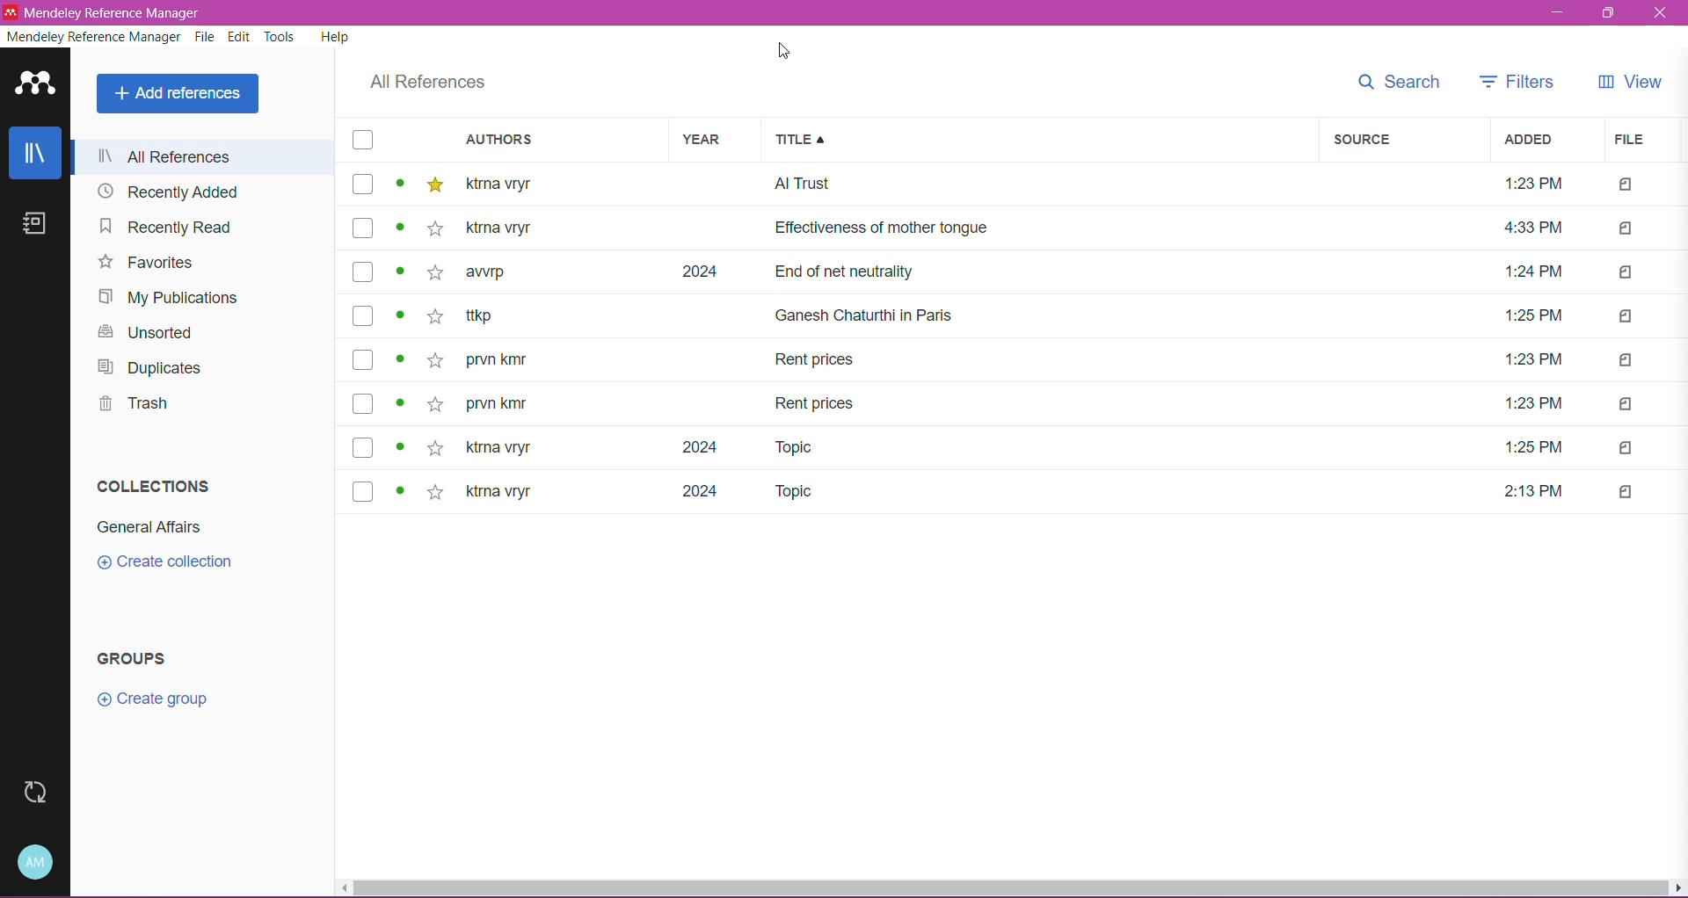  What do you see at coordinates (1016, 360) in the screenshot?
I see `prvn kmr Rent prices 1:23 PM` at bounding box center [1016, 360].